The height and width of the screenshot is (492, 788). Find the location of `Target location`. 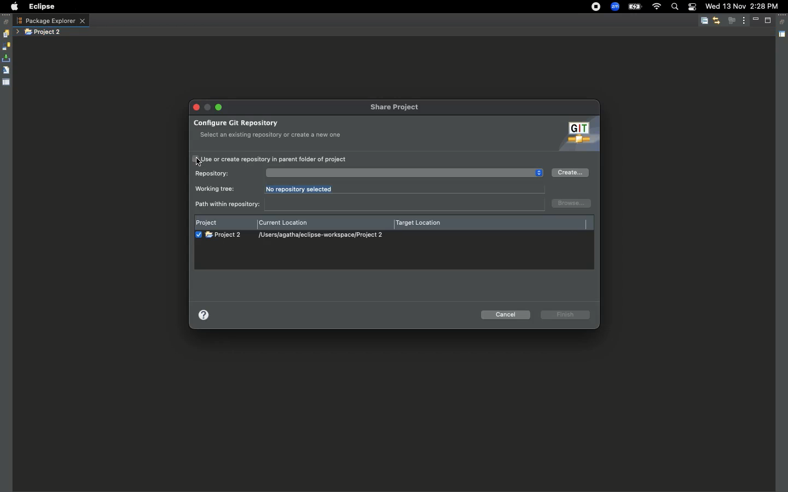

Target location is located at coordinates (421, 223).